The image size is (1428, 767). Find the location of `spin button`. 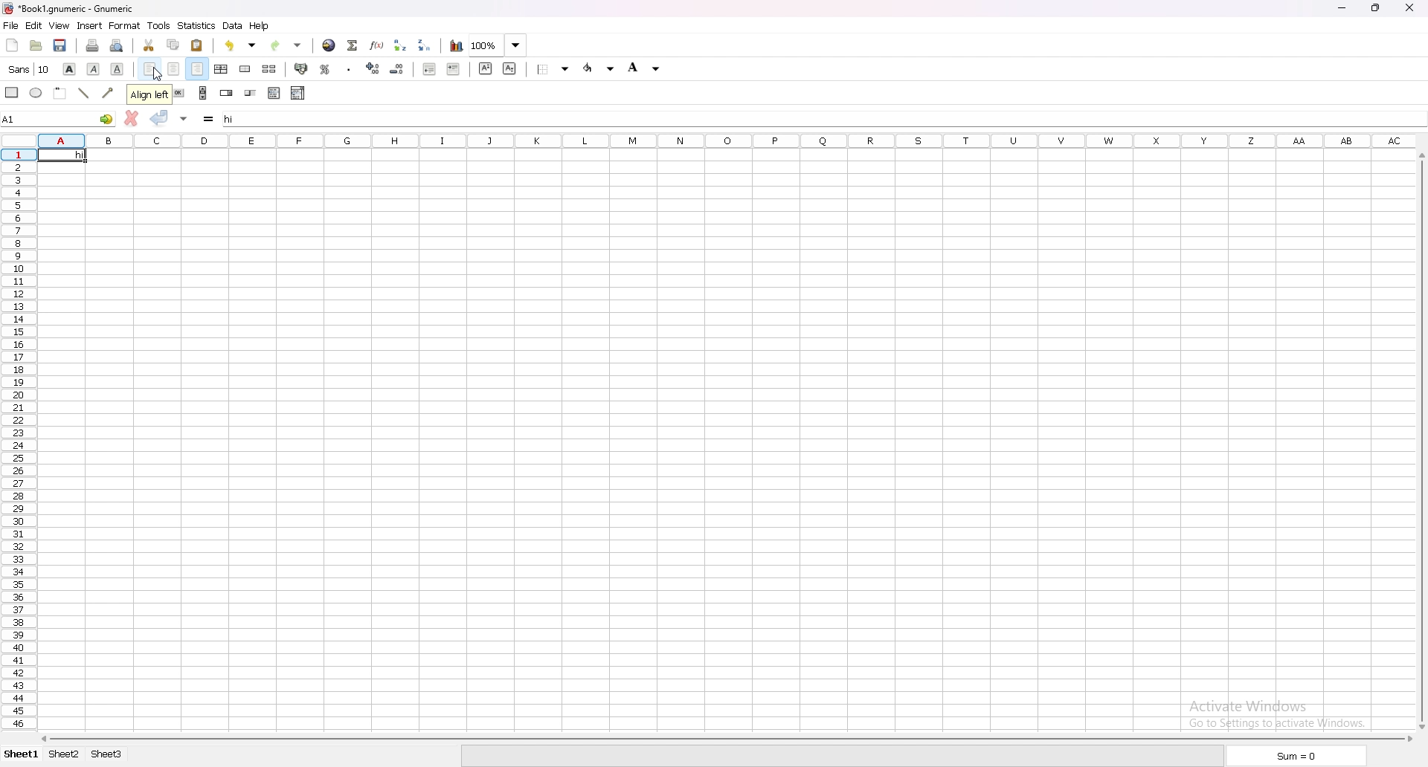

spin button is located at coordinates (227, 93).